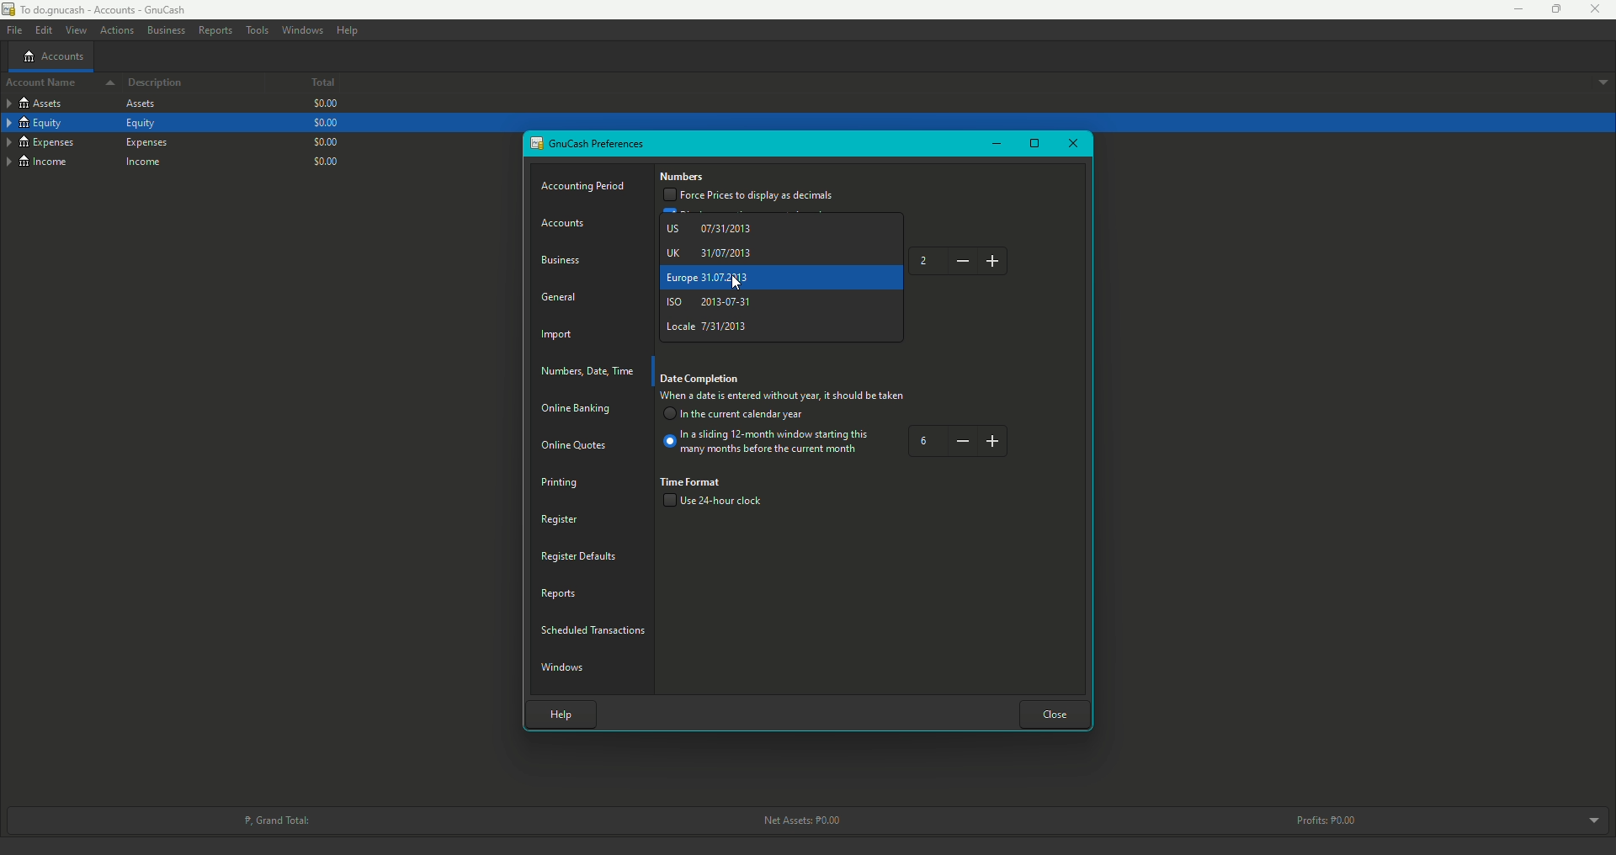  What do you see at coordinates (303, 29) in the screenshot?
I see `Windows` at bounding box center [303, 29].